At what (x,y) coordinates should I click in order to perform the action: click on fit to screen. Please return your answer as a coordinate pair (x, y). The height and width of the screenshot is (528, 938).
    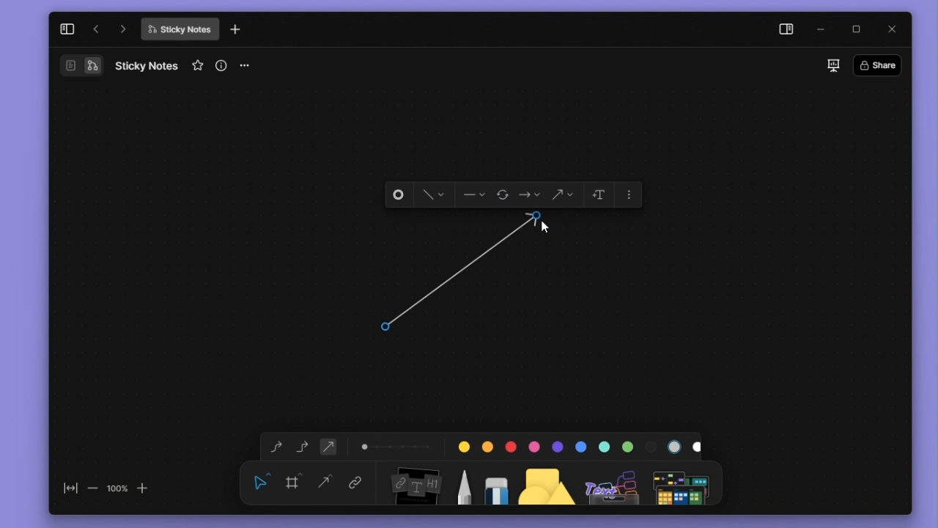
    Looking at the image, I should click on (66, 491).